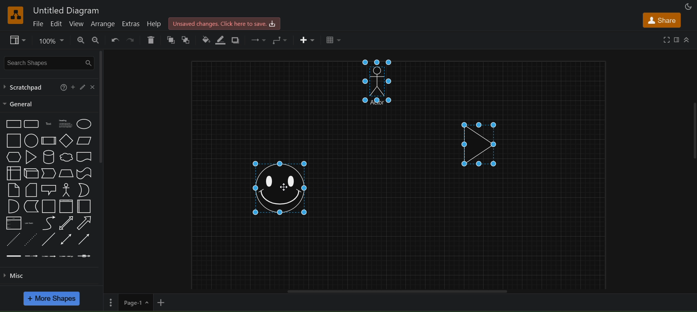 The image size is (697, 312). I want to click on delete, so click(151, 40).